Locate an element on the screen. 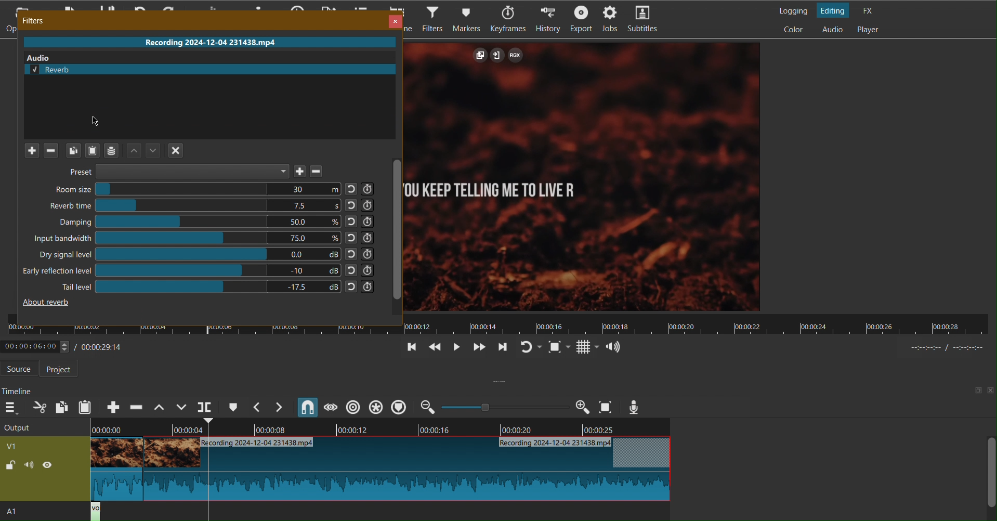 The width and height of the screenshot is (997, 521). Room Size is located at coordinates (214, 189).